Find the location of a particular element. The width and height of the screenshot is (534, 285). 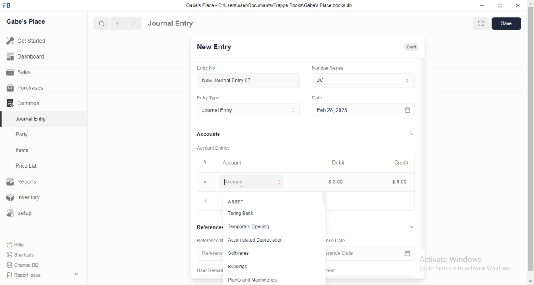

Reports. is located at coordinates (23, 183).